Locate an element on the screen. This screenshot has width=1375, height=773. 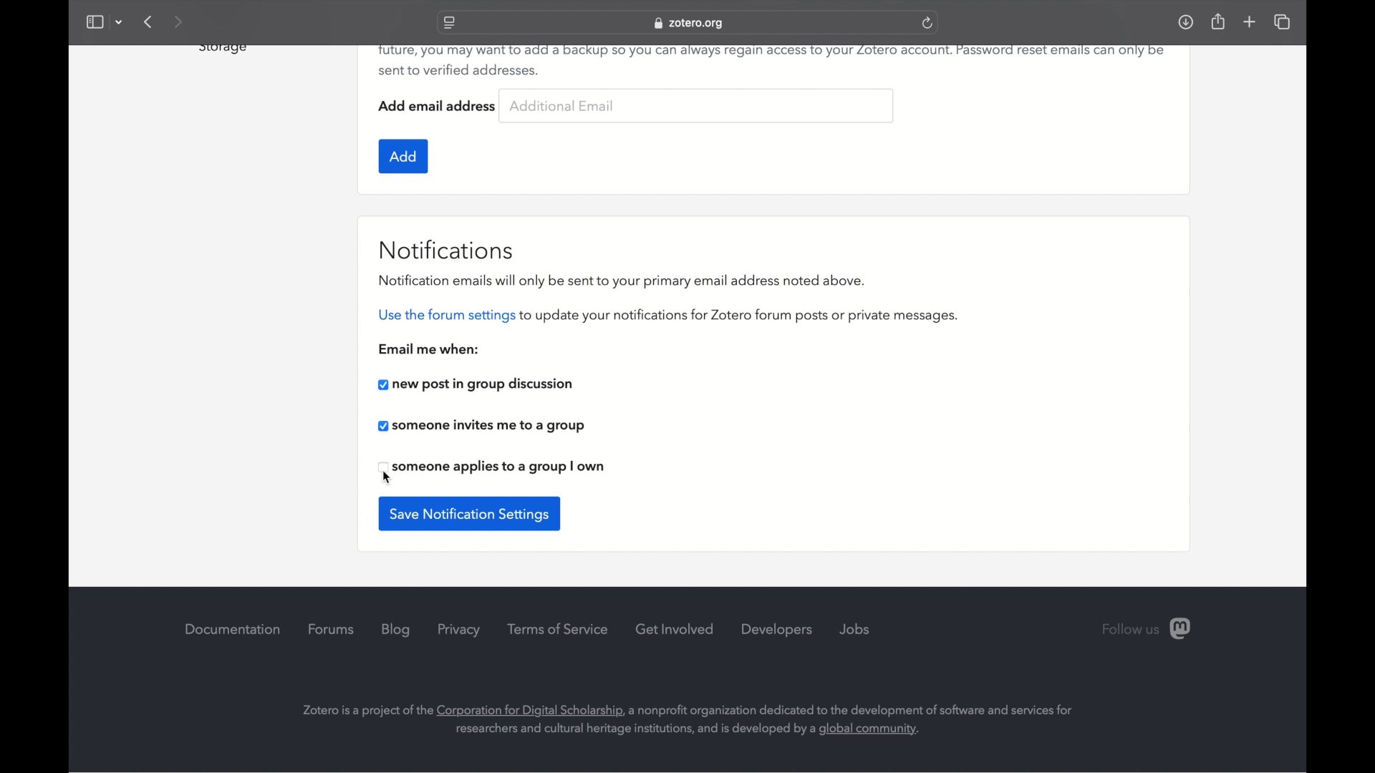
cursor is located at coordinates (388, 477).